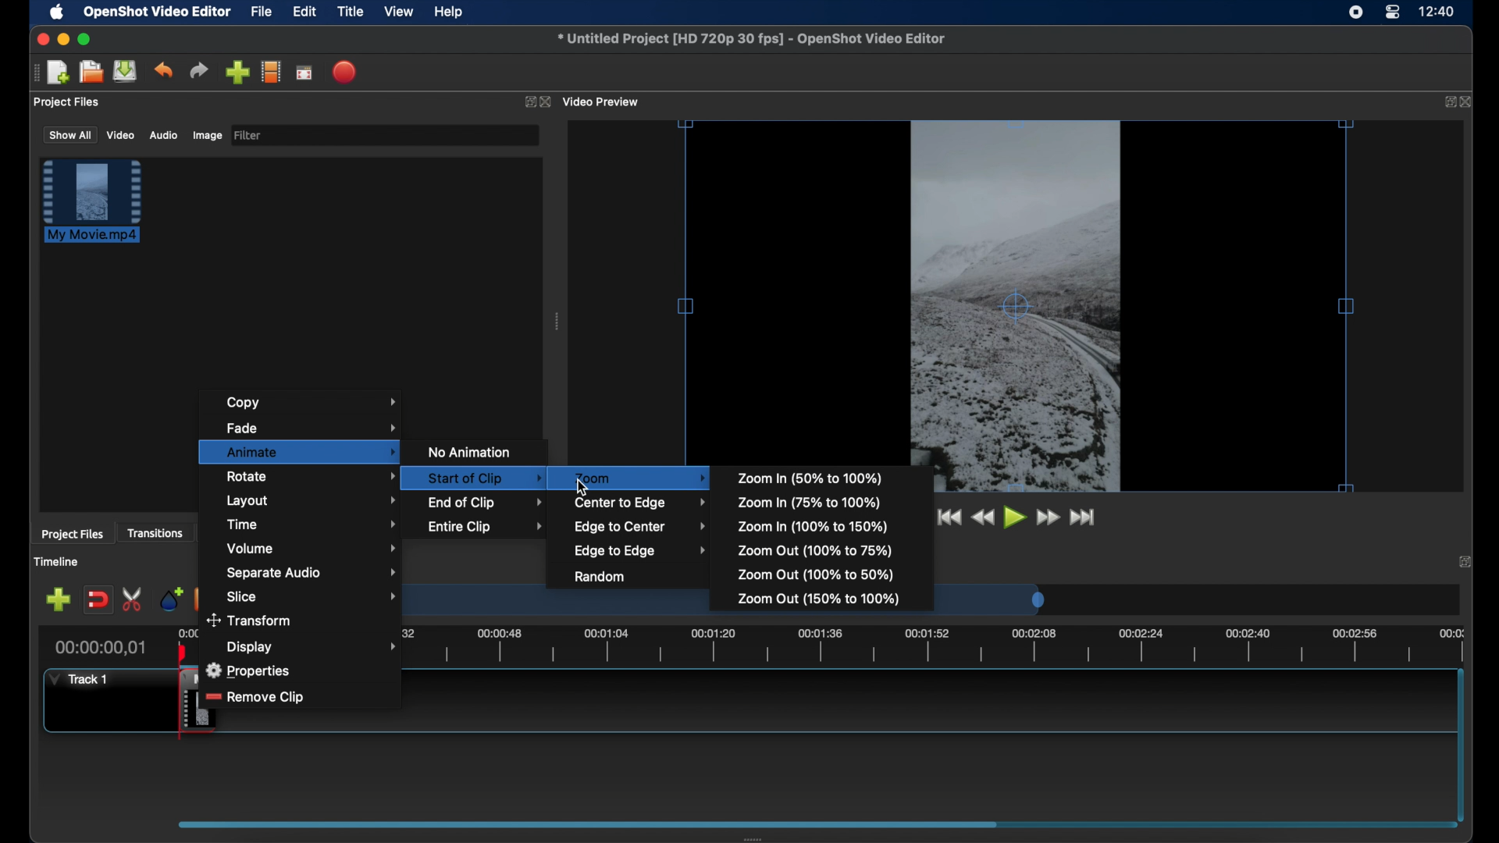  I want to click on zoom out, so click(813, 551).